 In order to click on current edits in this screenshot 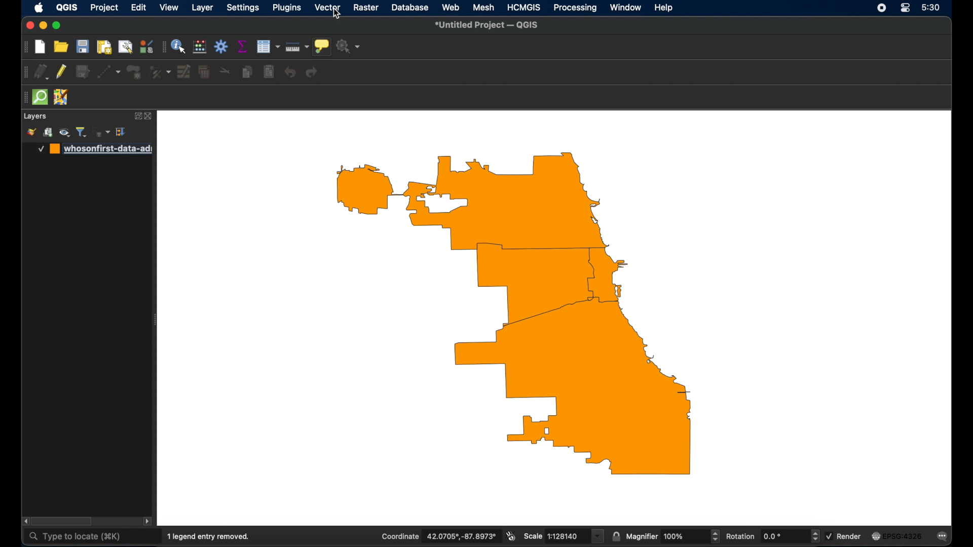, I will do `click(41, 72)`.